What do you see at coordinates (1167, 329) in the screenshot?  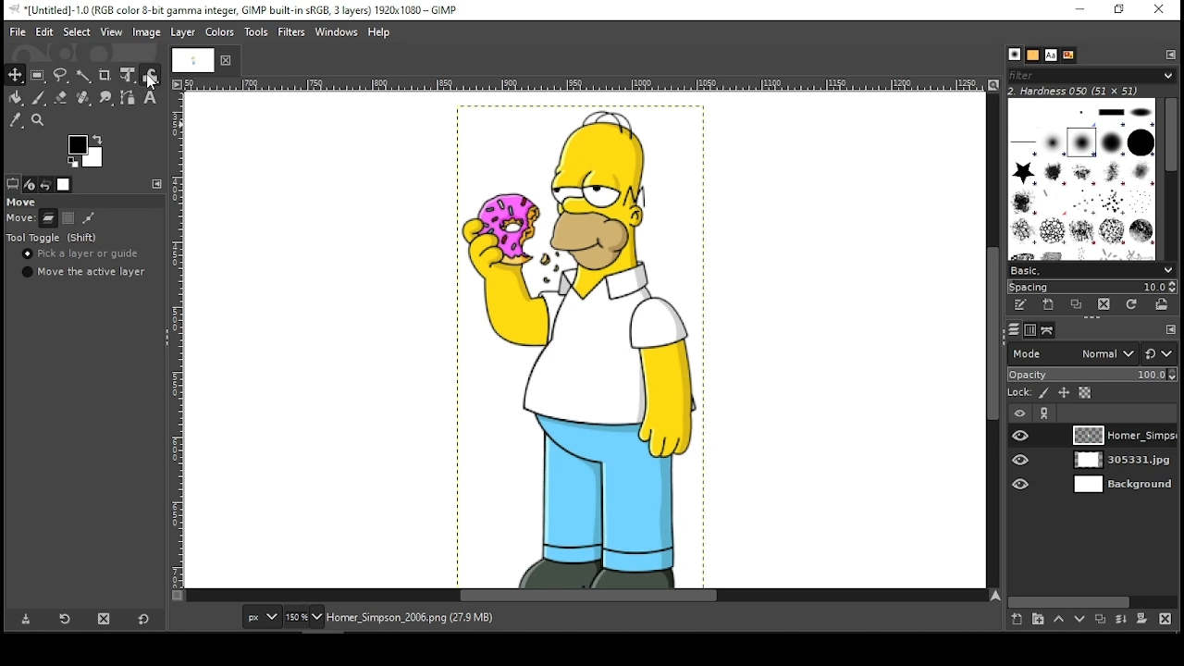 I see `edit toolbar` at bounding box center [1167, 329].